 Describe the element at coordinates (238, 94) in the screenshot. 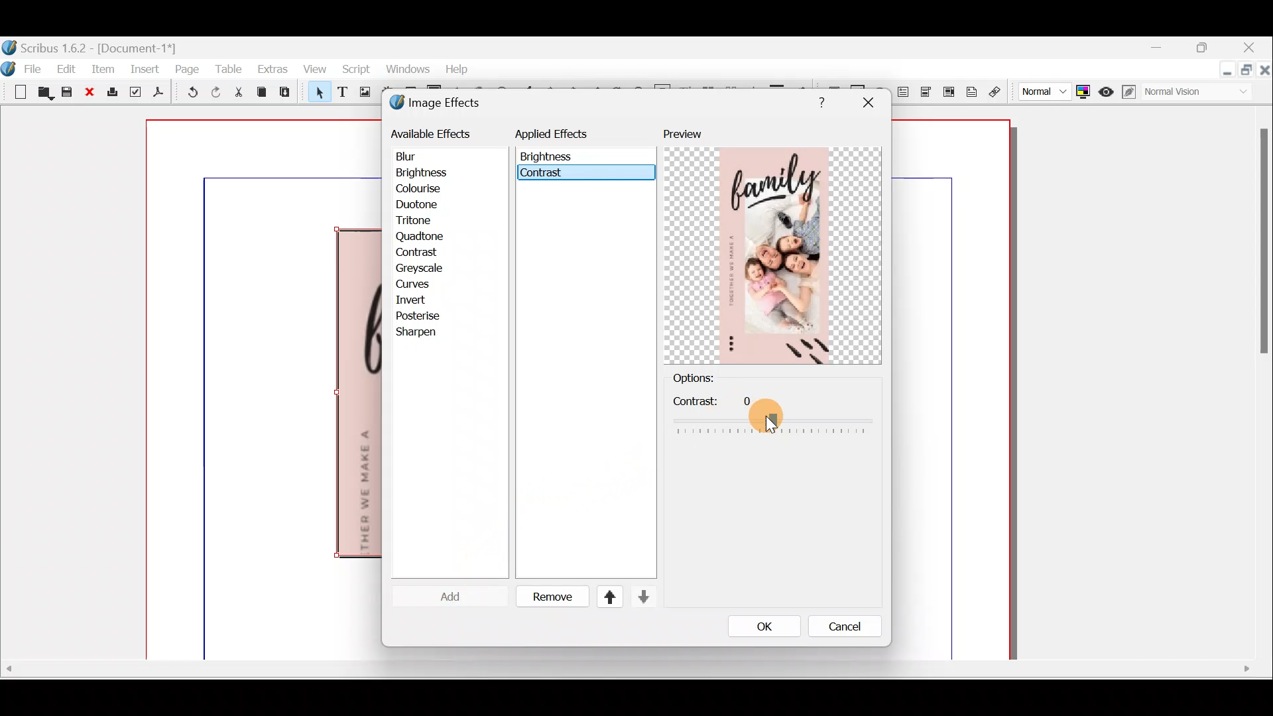

I see `Cut` at that location.